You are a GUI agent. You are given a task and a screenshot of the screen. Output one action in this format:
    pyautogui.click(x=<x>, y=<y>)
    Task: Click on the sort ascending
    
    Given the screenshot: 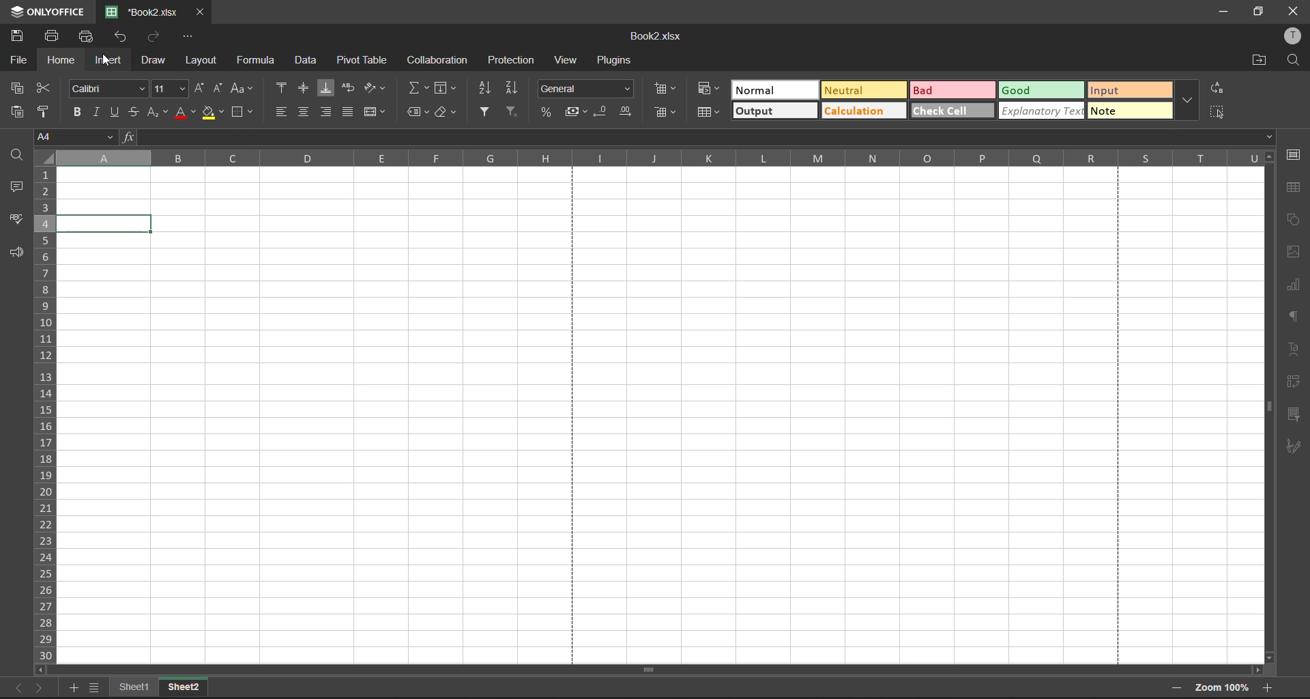 What is the action you would take?
    pyautogui.click(x=486, y=87)
    